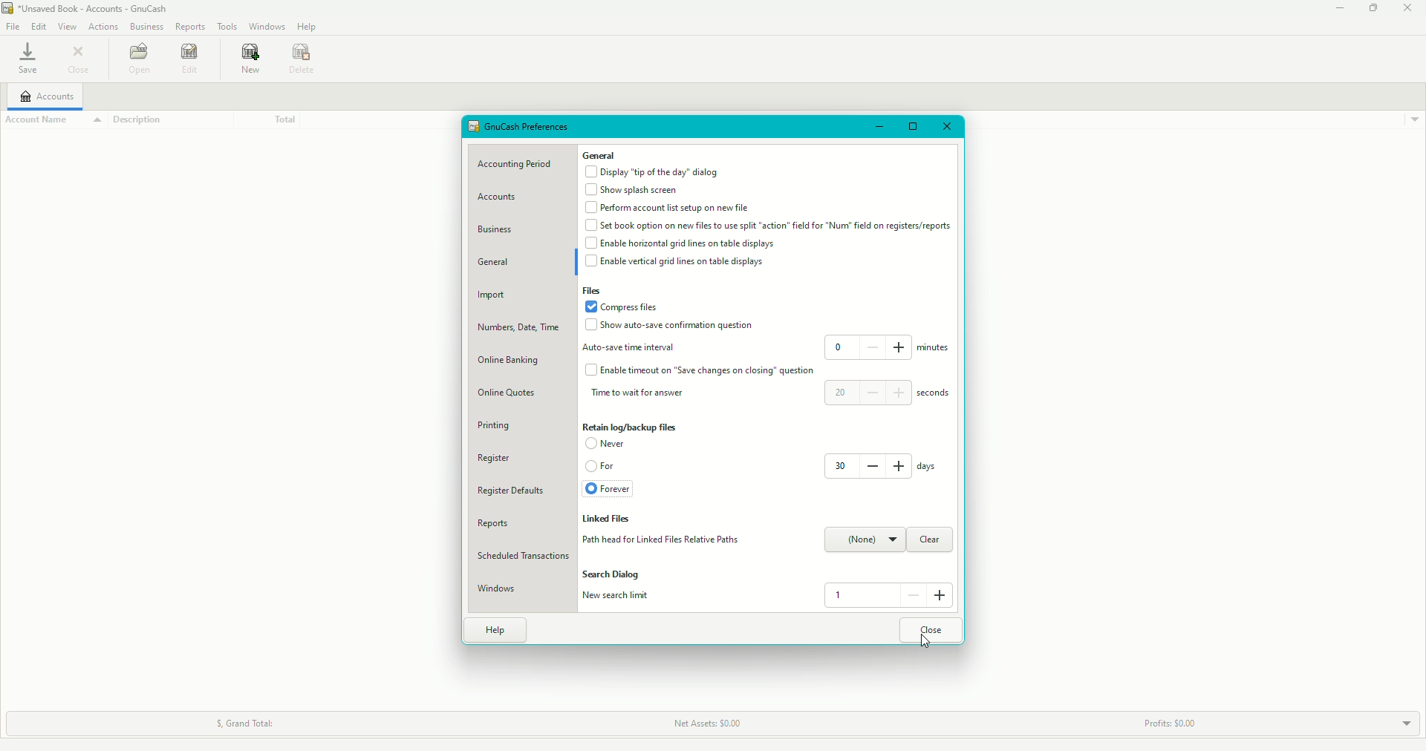 Image resolution: width=1426 pixels, height=751 pixels. Describe the element at coordinates (937, 394) in the screenshot. I see `seconds` at that location.